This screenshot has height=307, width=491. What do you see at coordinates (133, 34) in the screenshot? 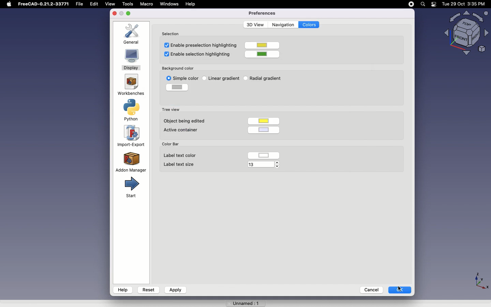
I see `General` at bounding box center [133, 34].